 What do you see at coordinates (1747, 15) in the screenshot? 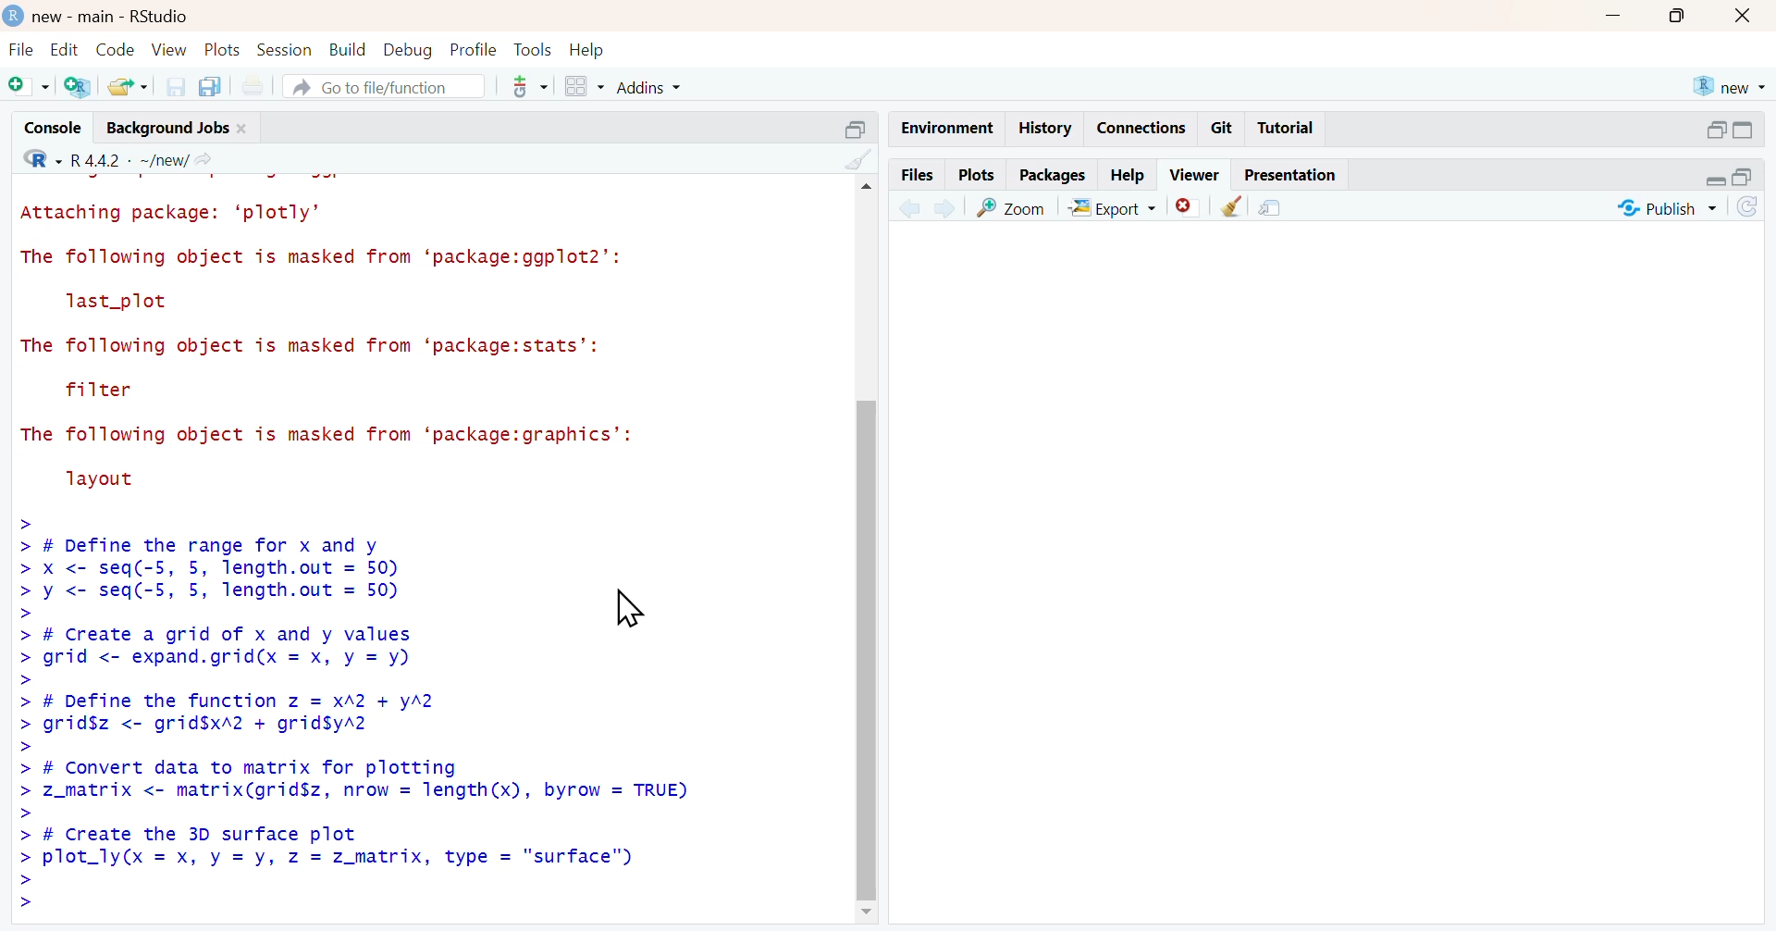
I see `close` at bounding box center [1747, 15].